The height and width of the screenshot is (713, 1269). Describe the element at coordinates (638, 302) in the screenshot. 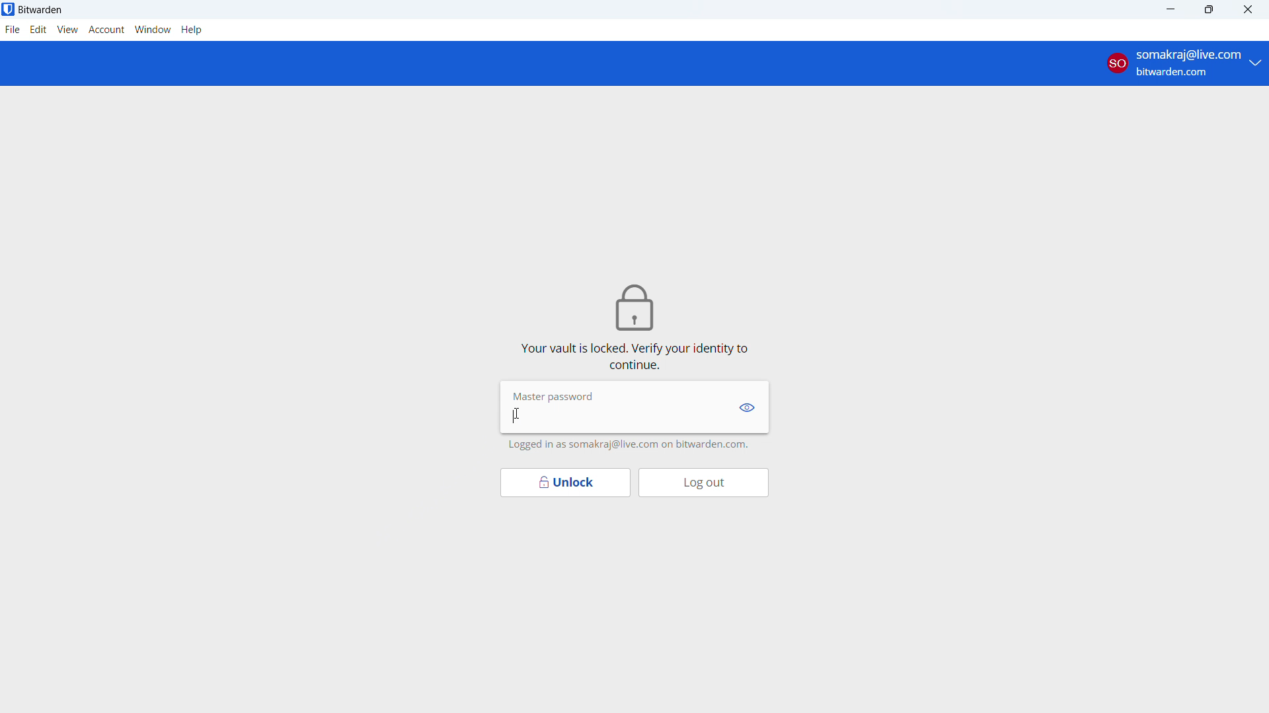

I see `lock icon` at that location.